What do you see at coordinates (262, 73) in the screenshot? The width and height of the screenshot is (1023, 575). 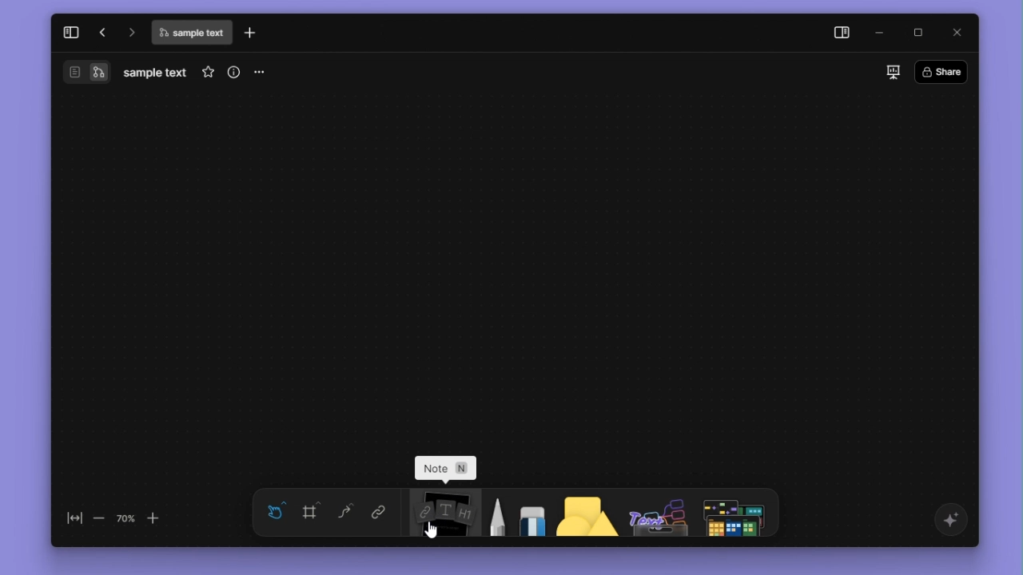 I see `more options` at bounding box center [262, 73].